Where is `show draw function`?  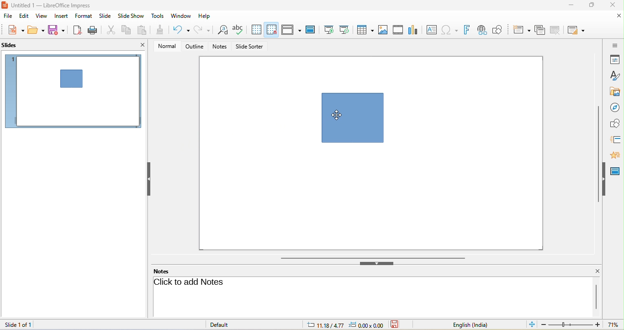
show draw function is located at coordinates (497, 29).